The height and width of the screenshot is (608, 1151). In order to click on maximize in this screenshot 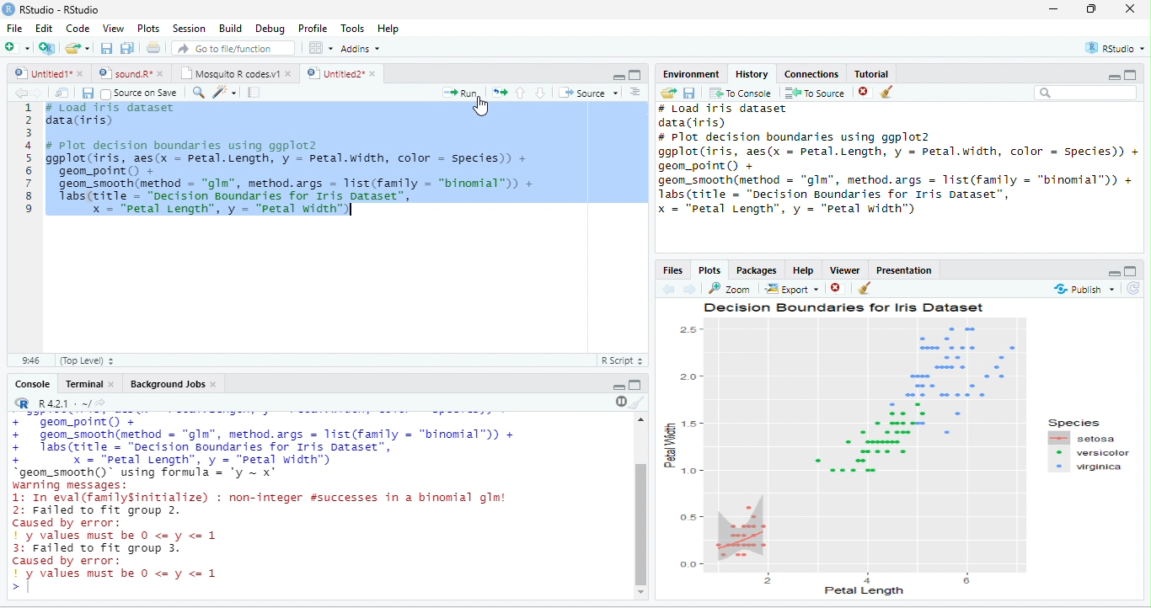, I will do `click(1131, 74)`.